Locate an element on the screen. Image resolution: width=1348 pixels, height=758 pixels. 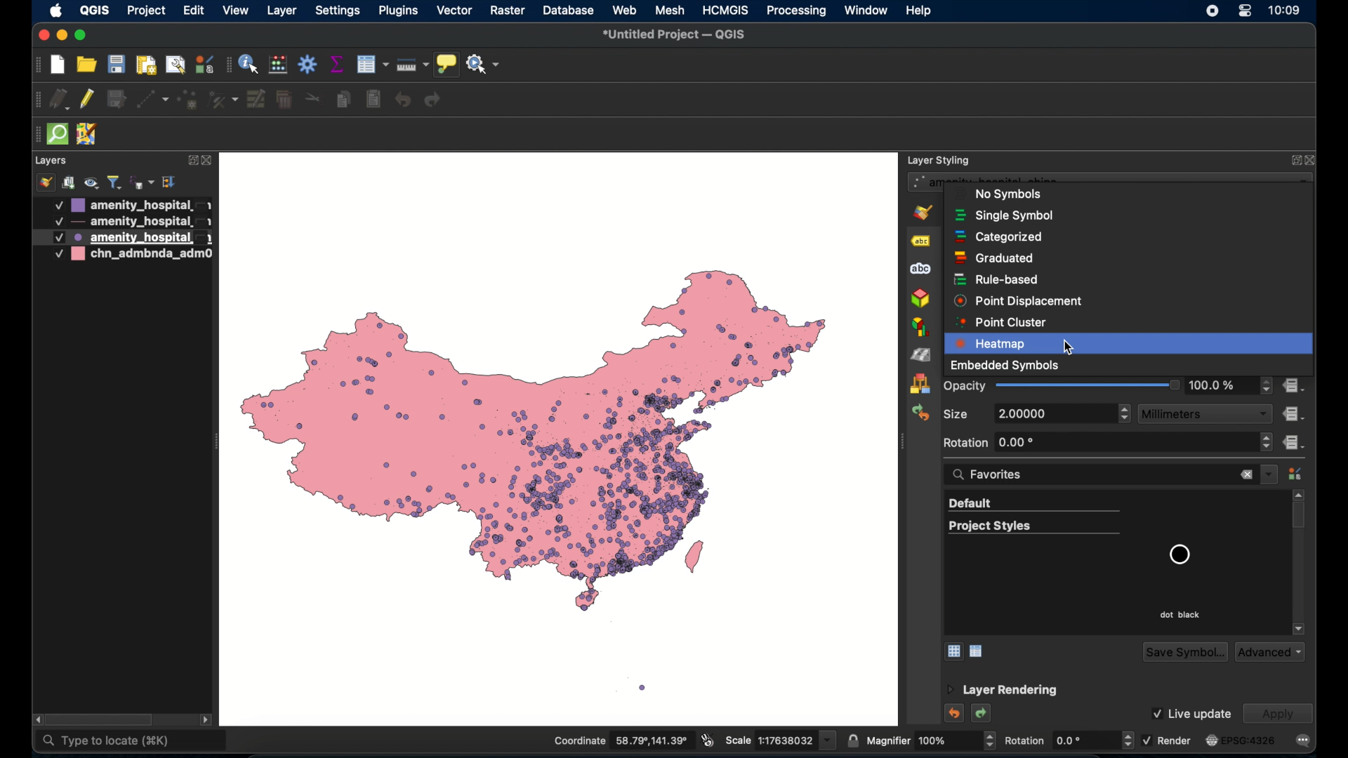
data defined override is located at coordinates (1294, 386).